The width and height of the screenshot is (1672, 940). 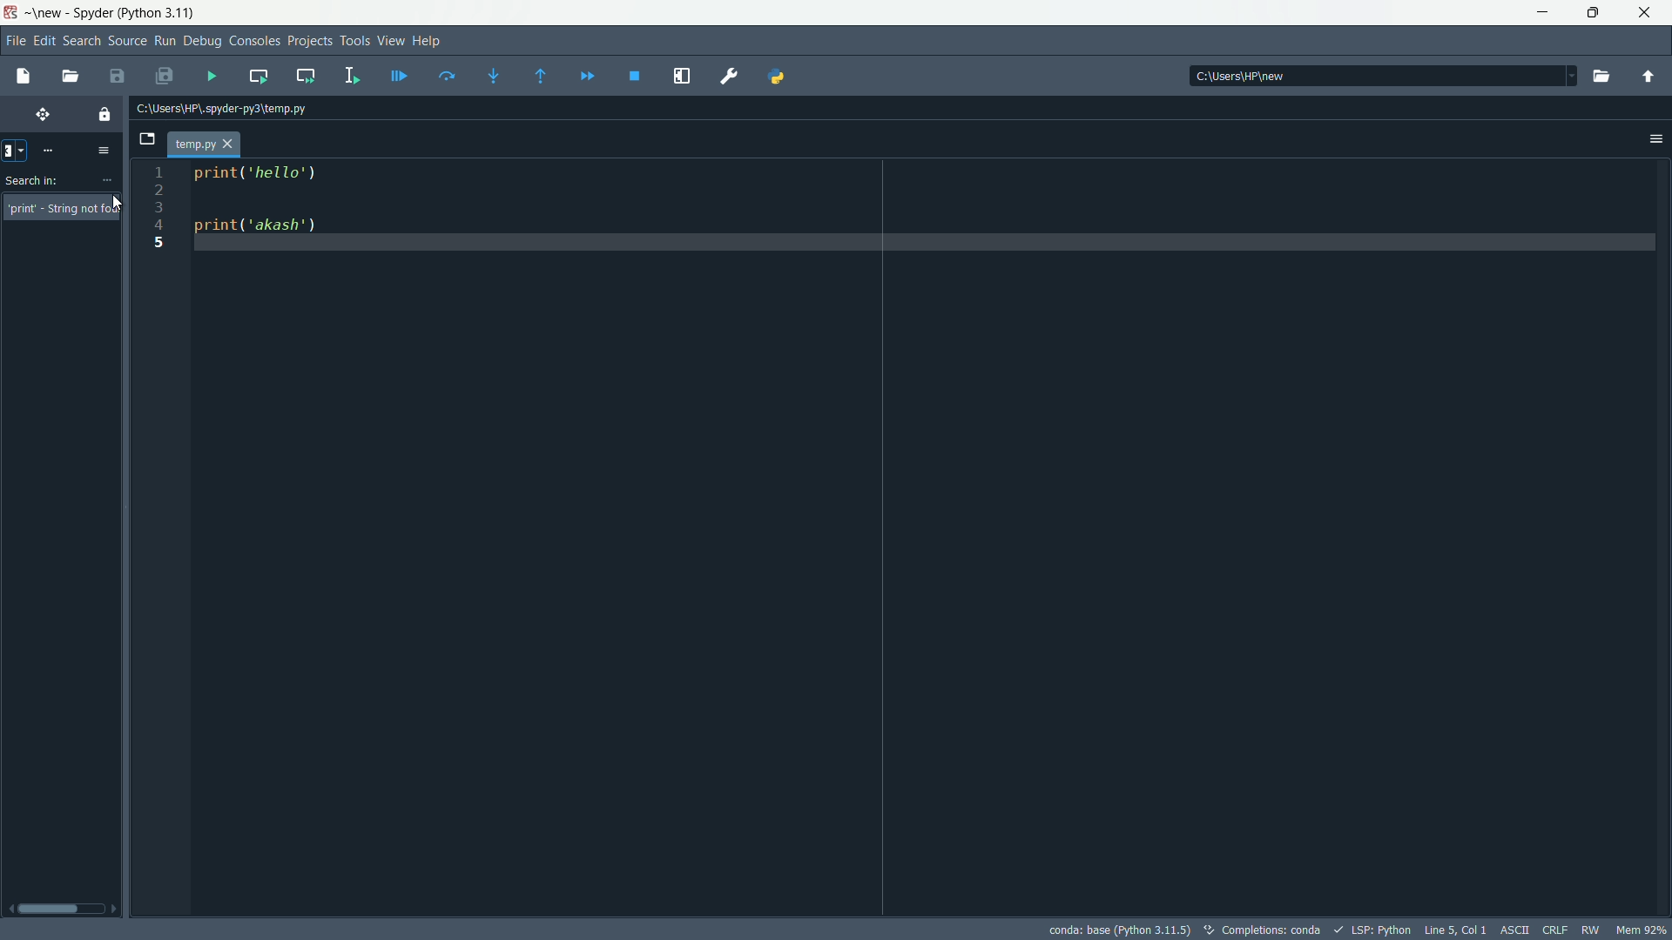 I want to click on parent directory, so click(x=1645, y=77).